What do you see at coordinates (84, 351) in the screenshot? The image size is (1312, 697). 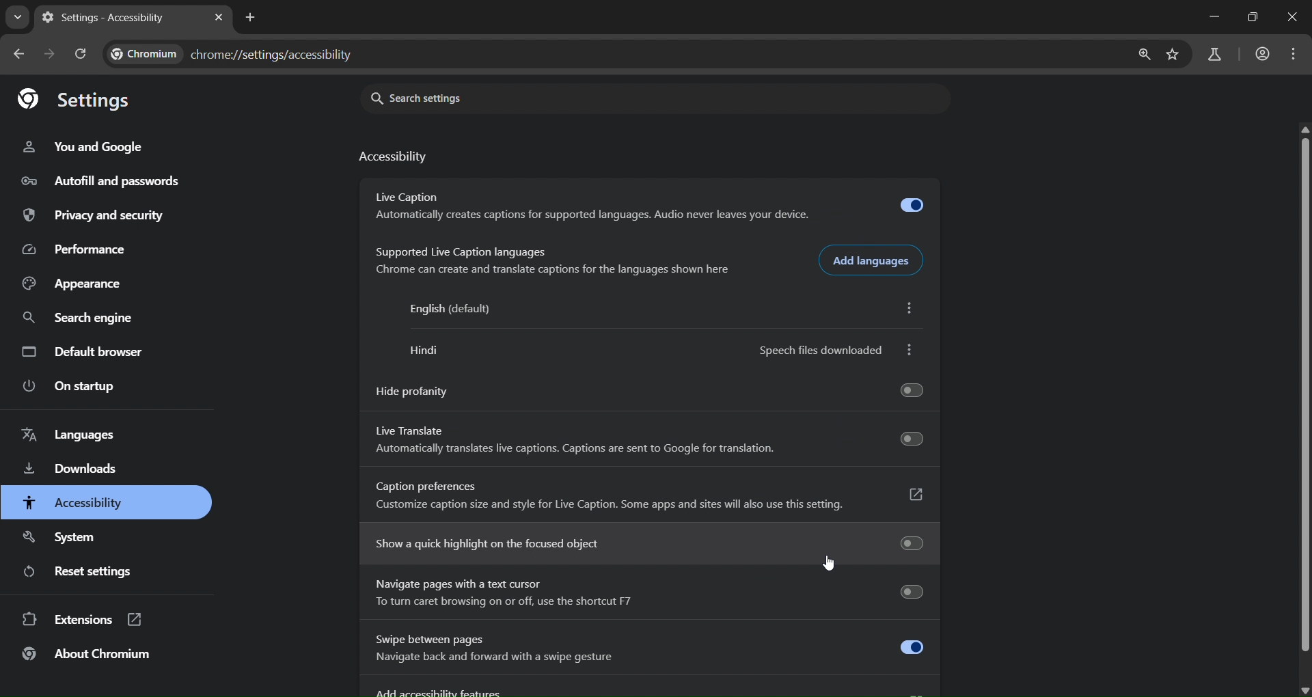 I see `default browser` at bounding box center [84, 351].